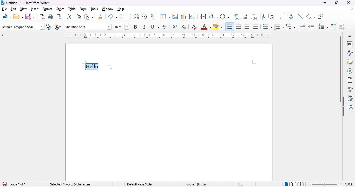 The width and height of the screenshot is (355, 187). I want to click on page, so click(350, 80).